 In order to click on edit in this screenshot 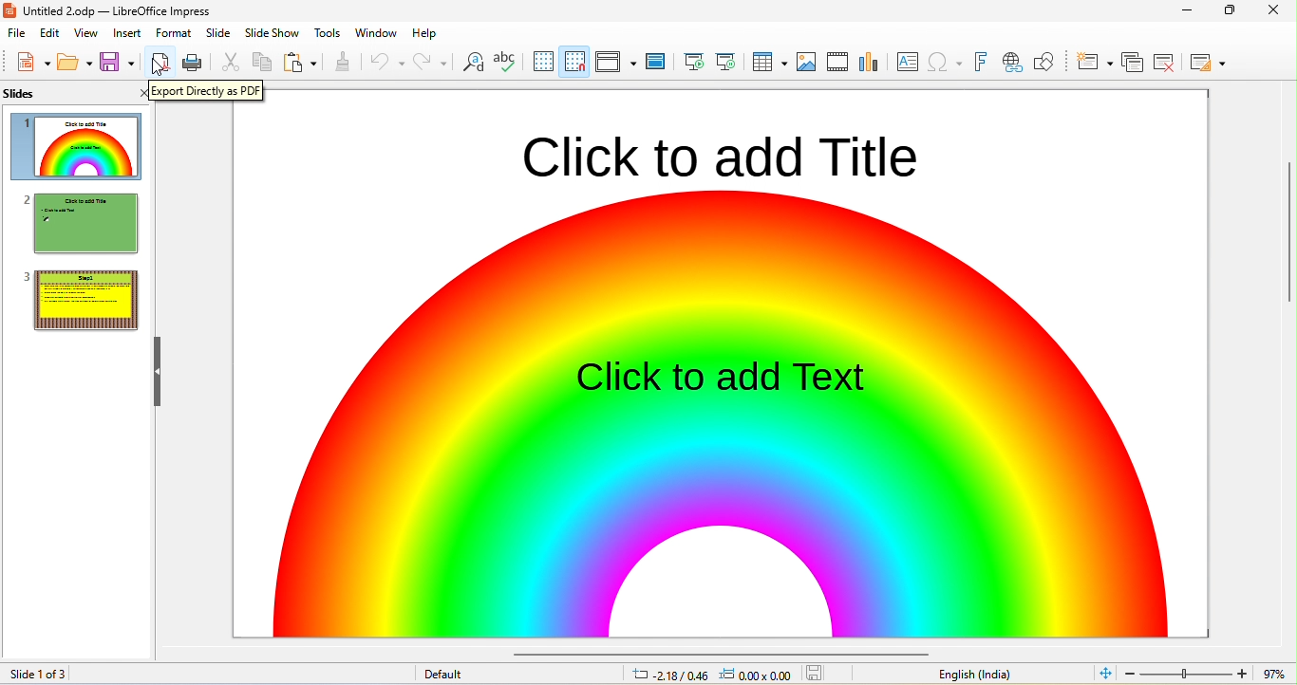, I will do `click(48, 33)`.